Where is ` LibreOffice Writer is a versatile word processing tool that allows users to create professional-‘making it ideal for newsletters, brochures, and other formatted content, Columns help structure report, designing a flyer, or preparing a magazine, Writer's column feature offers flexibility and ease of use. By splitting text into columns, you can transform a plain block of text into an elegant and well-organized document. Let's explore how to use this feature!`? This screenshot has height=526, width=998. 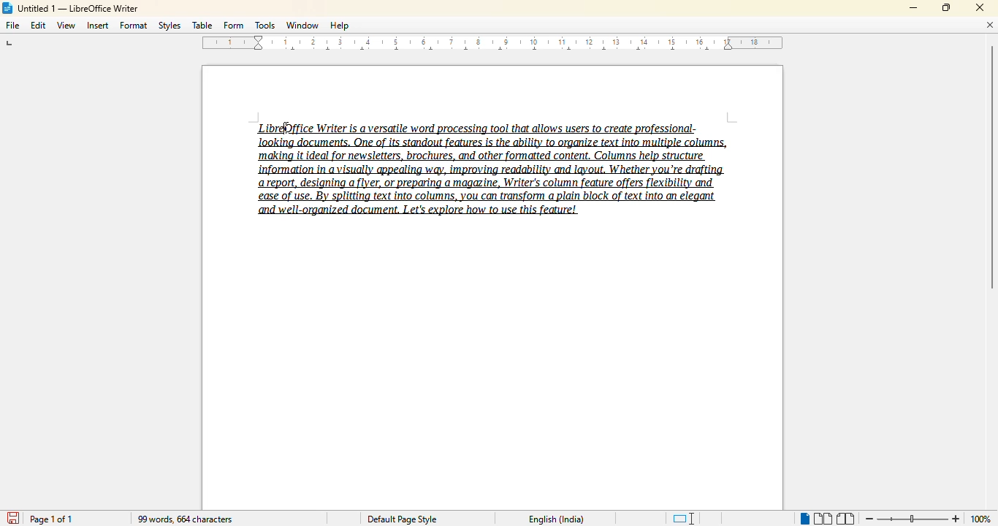  LibreOffice Writer is a versatile word processing tool that allows users to create professional-‘making it ideal for newsletters, brochures, and other formatted content, Columns help structure report, designing a flyer, or preparing a magazine, Writer's column feature offers flexibility and ease of use. By splitting text into columns, you can transform a plain block of text into an elegant and well-organized document. Let's explore how to use this feature! is located at coordinates (506, 171).